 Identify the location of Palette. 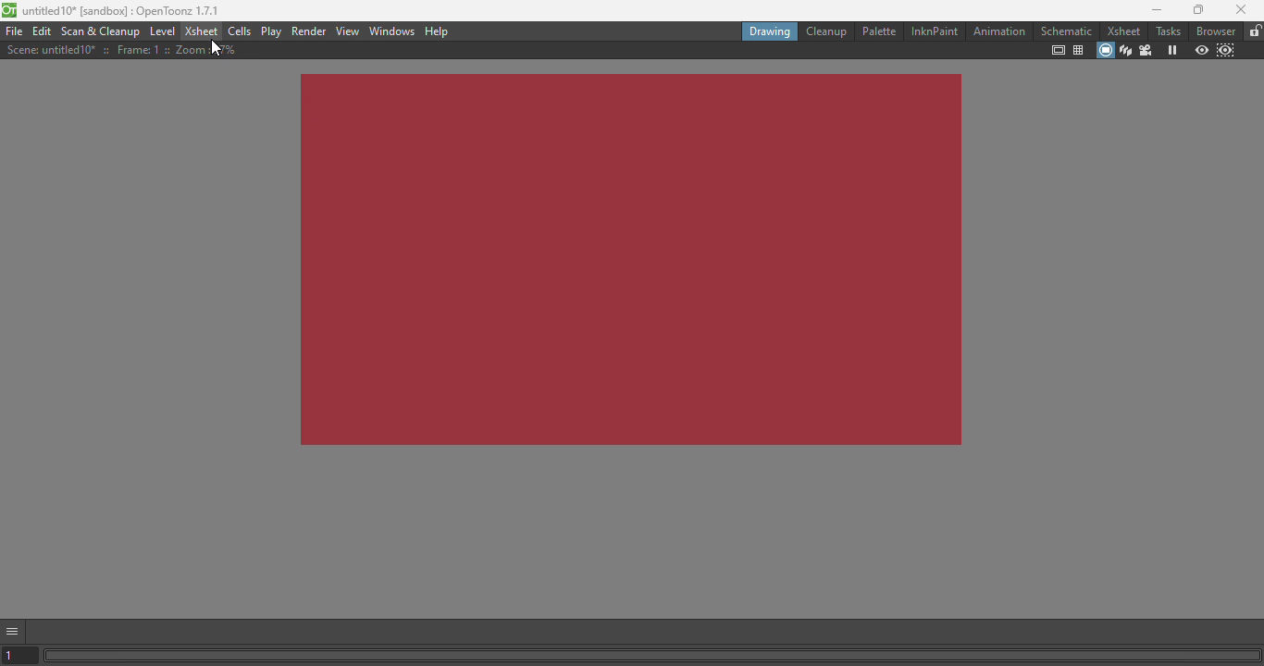
(878, 31).